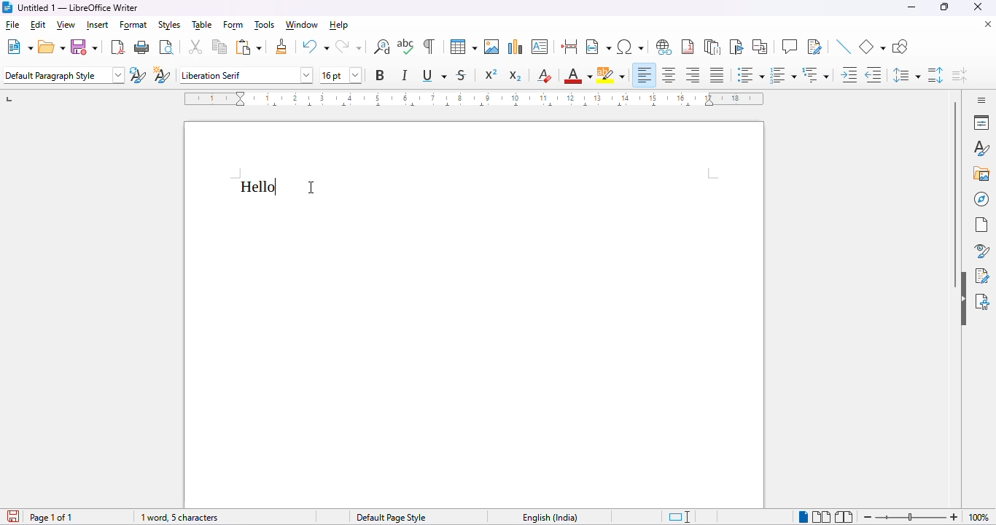 Image resolution: width=996 pixels, height=525 pixels. What do you see at coordinates (85, 46) in the screenshot?
I see `save` at bounding box center [85, 46].